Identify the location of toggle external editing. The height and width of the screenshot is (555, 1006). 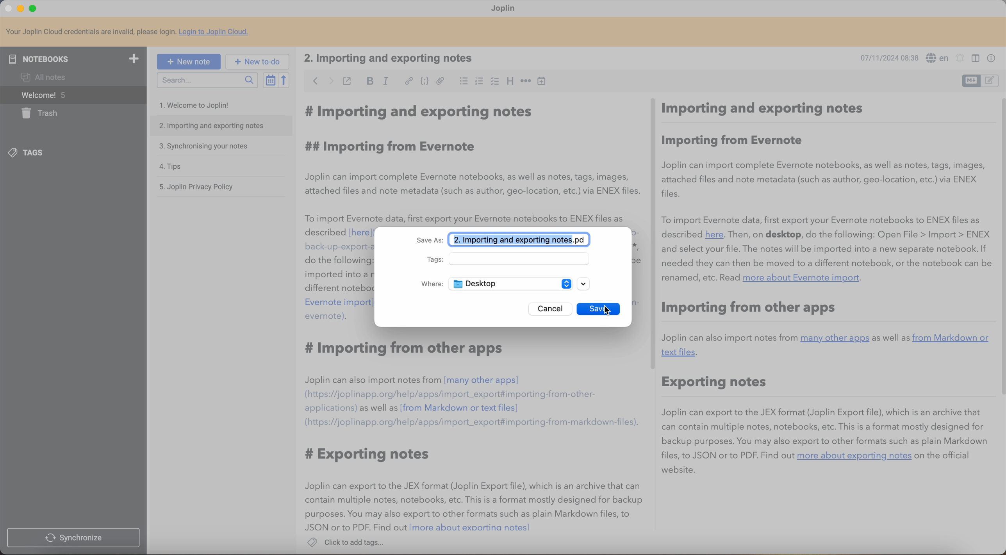
(347, 81).